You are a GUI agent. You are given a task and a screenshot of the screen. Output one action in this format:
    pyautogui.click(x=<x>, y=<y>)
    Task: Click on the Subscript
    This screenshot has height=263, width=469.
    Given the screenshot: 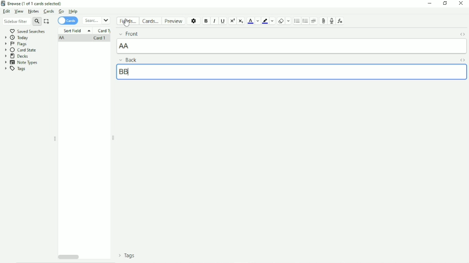 What is the action you would take?
    pyautogui.click(x=241, y=21)
    